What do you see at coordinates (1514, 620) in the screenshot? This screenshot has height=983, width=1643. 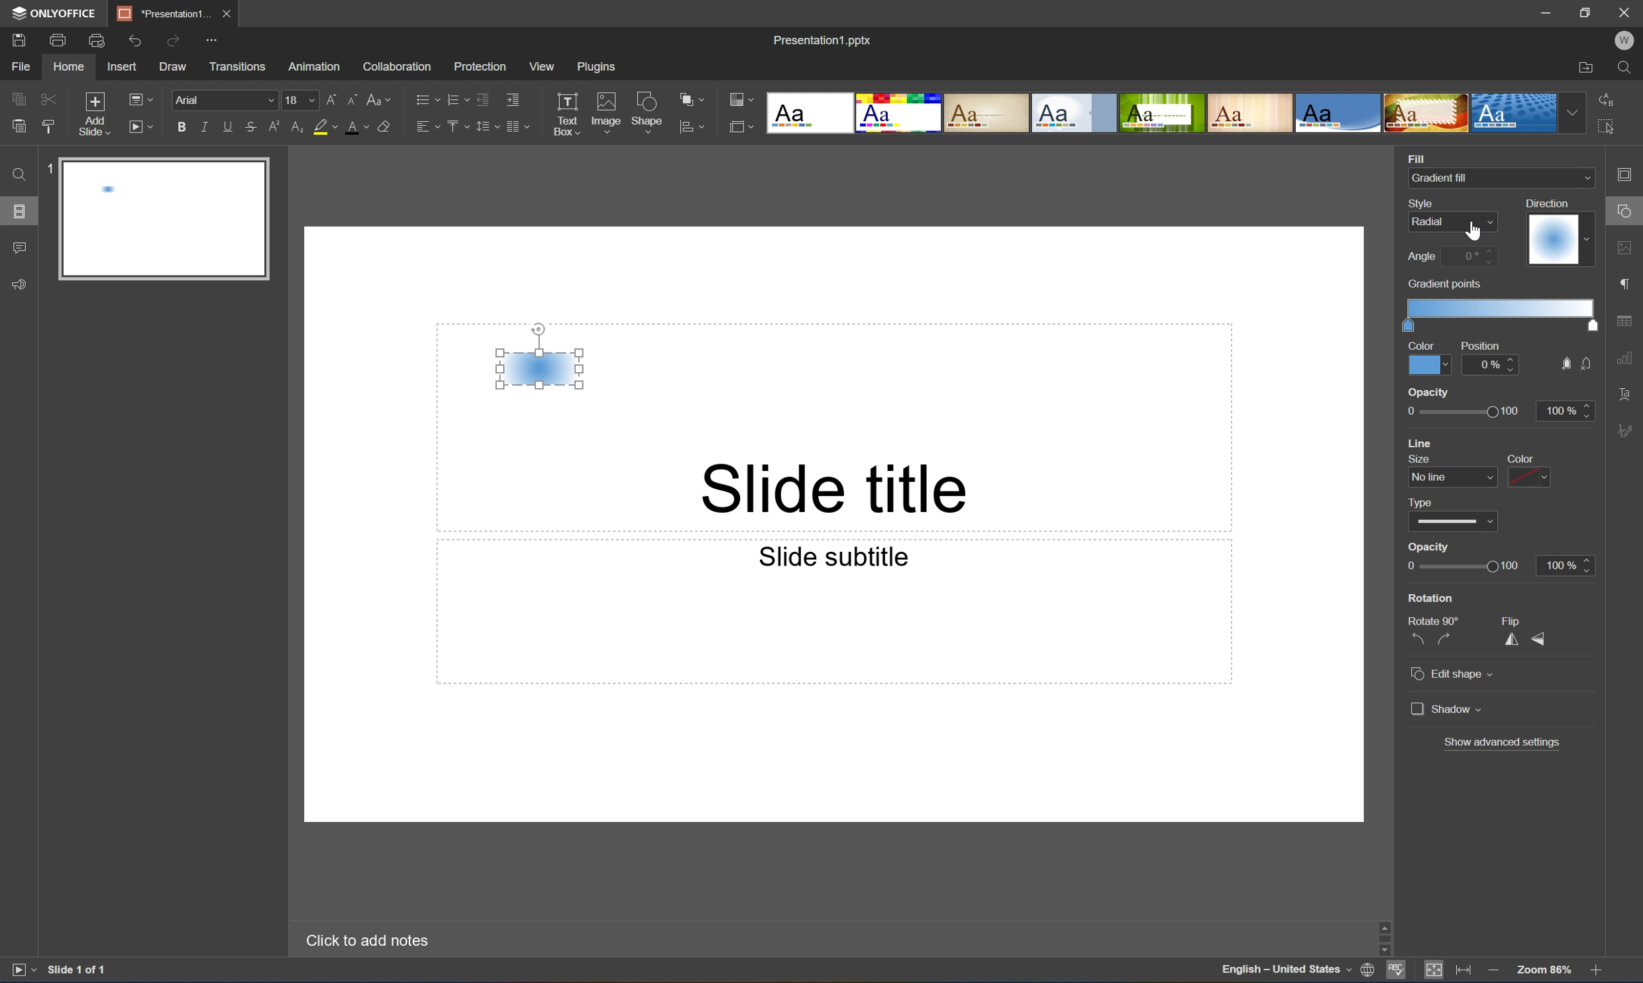 I see `Flip` at bounding box center [1514, 620].